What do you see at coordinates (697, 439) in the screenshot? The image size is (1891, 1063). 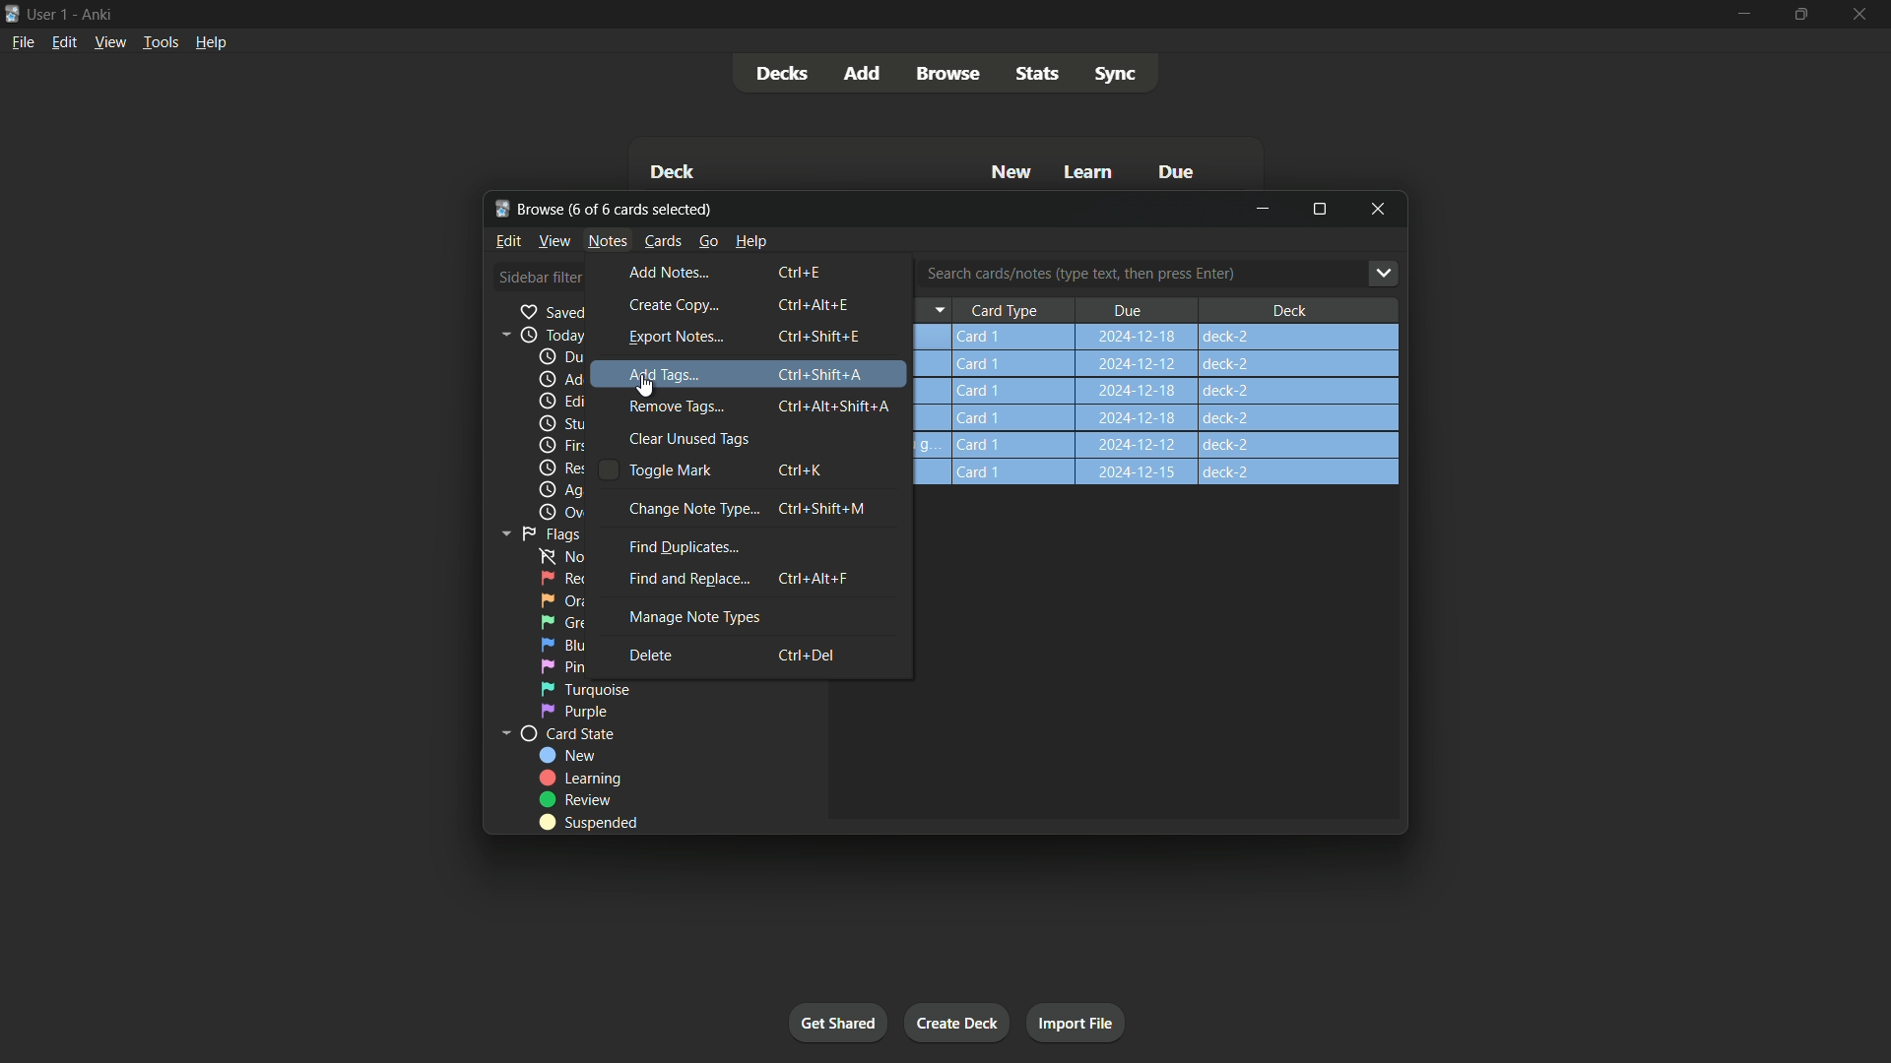 I see `clear unused tags` at bounding box center [697, 439].